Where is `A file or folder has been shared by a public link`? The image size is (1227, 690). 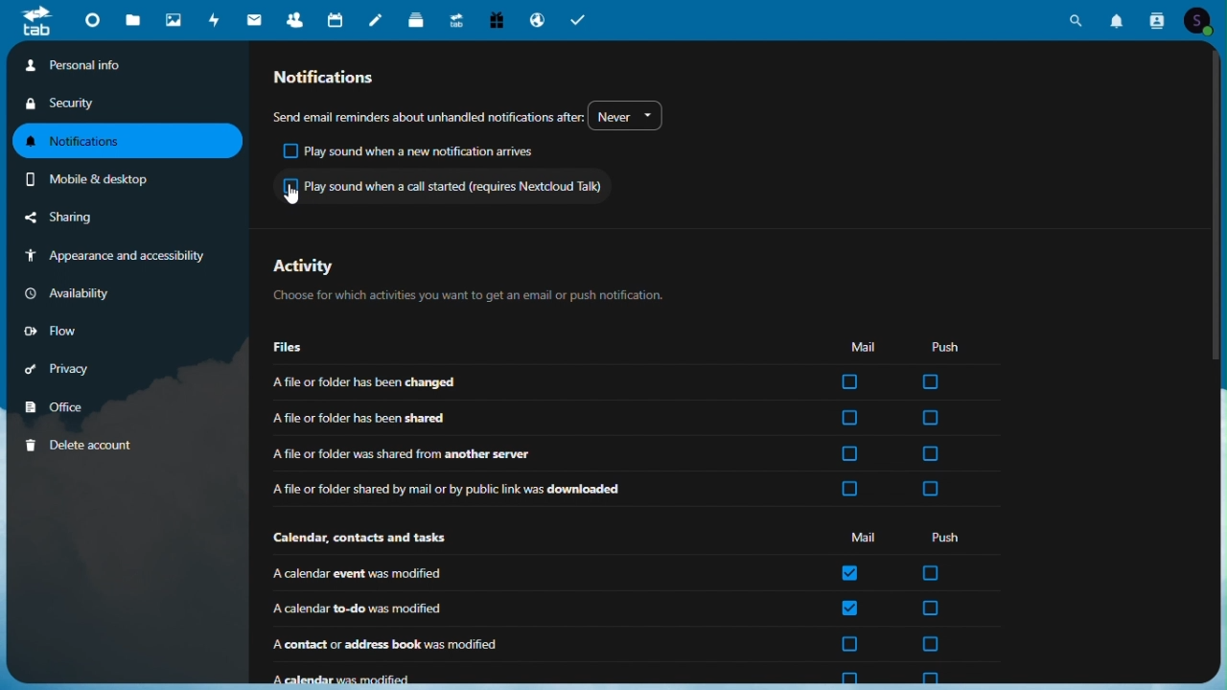 A file or folder has been shared by a public link is located at coordinates (535, 490).